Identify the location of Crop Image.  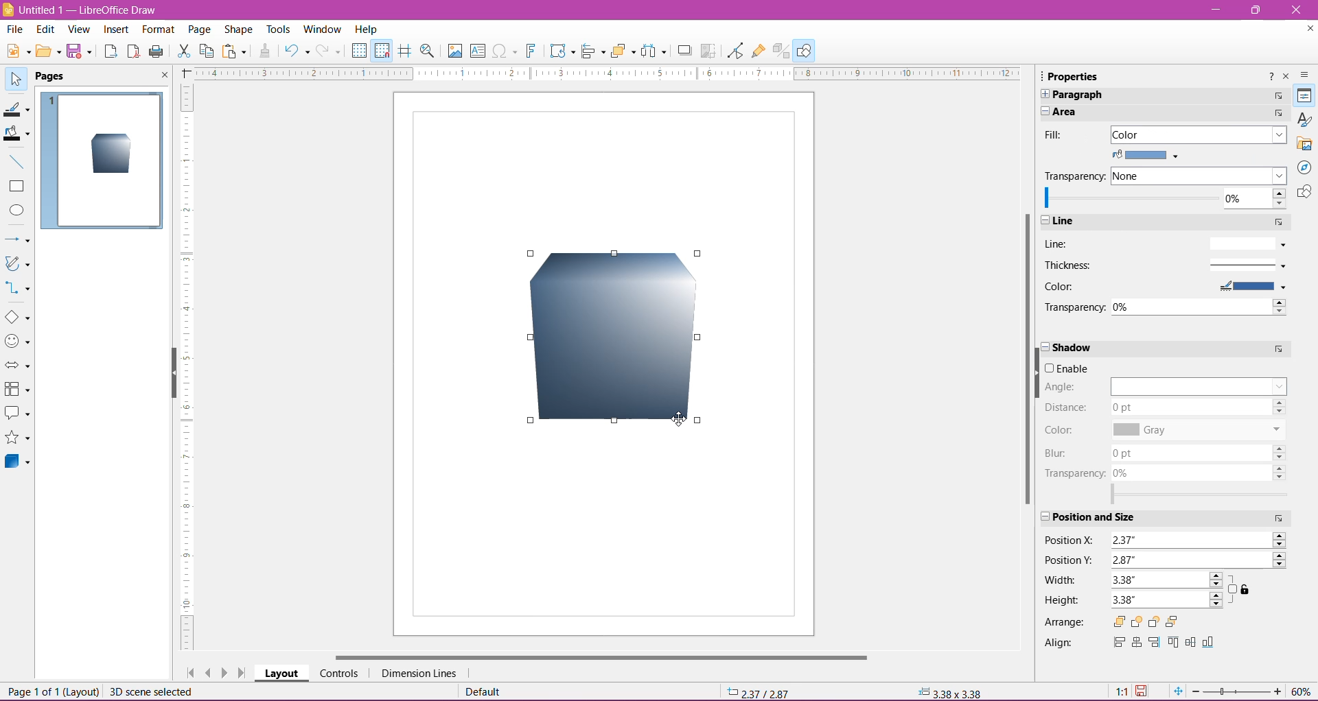
(708, 51).